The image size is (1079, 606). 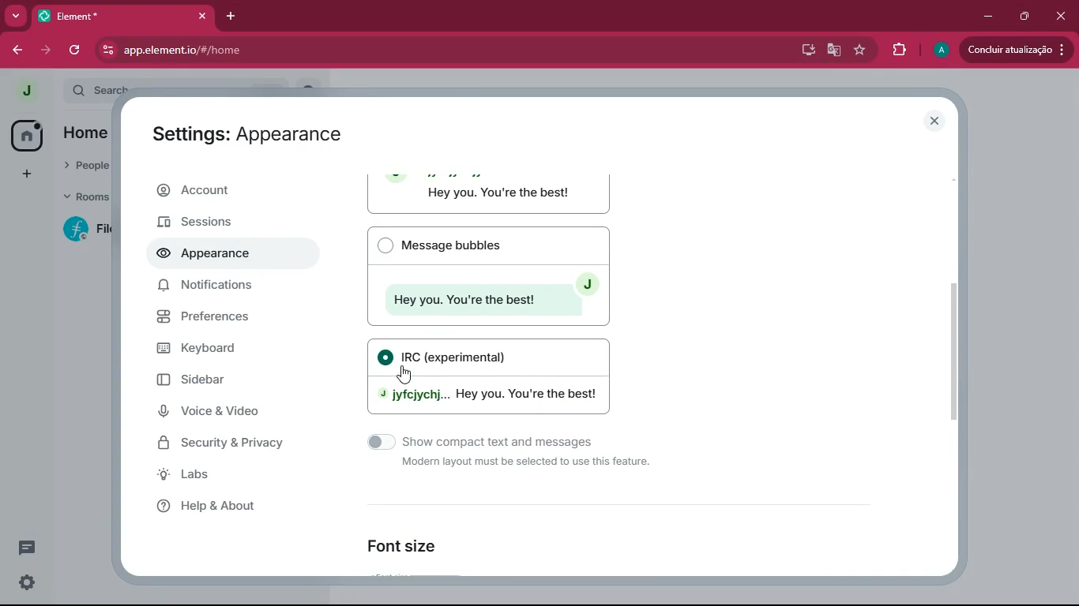 What do you see at coordinates (232, 16) in the screenshot?
I see `add tab` at bounding box center [232, 16].